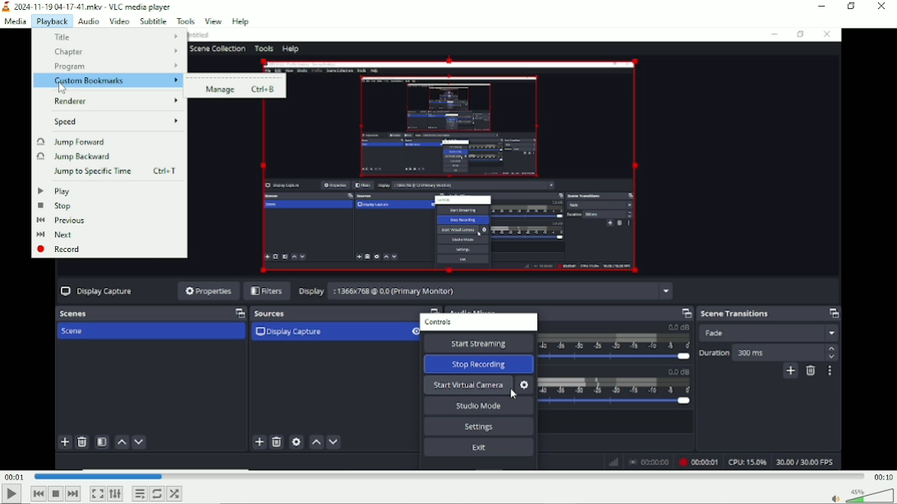  What do you see at coordinates (212, 21) in the screenshot?
I see `View` at bounding box center [212, 21].